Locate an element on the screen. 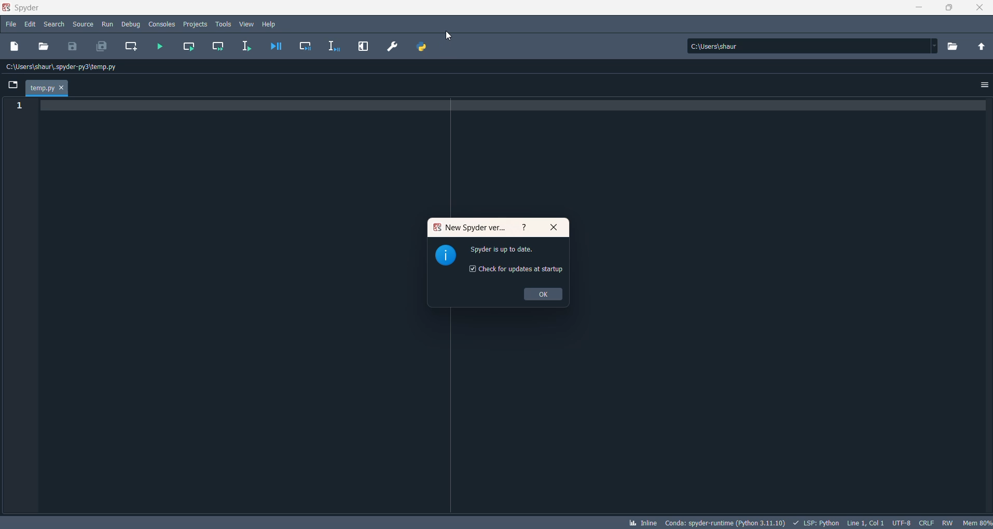  file control is located at coordinates (947, 523).